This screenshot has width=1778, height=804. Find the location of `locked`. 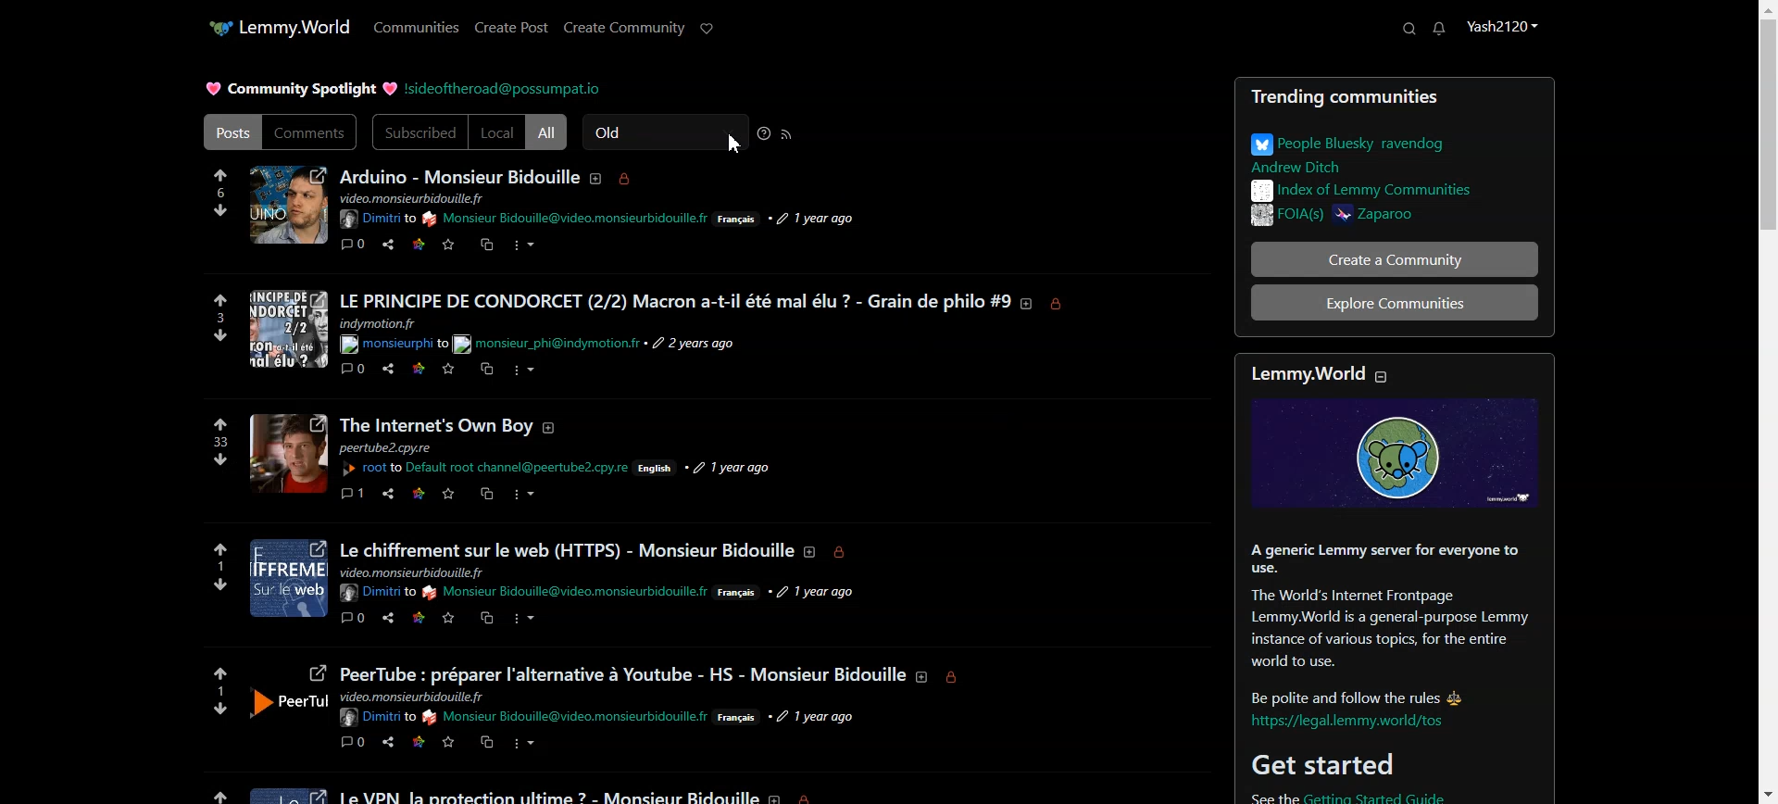

locked is located at coordinates (816, 798).